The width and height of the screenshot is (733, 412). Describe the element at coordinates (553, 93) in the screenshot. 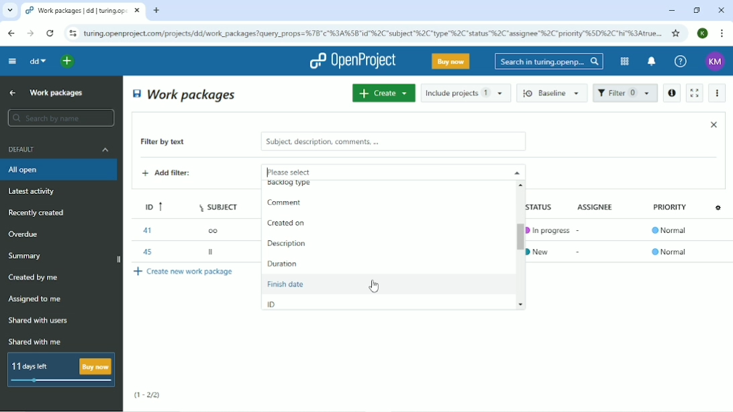

I see `Baseline` at that location.